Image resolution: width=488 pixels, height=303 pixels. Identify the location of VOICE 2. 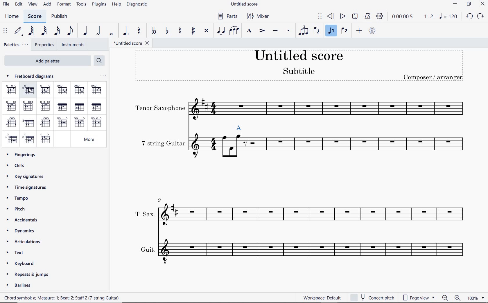
(344, 31).